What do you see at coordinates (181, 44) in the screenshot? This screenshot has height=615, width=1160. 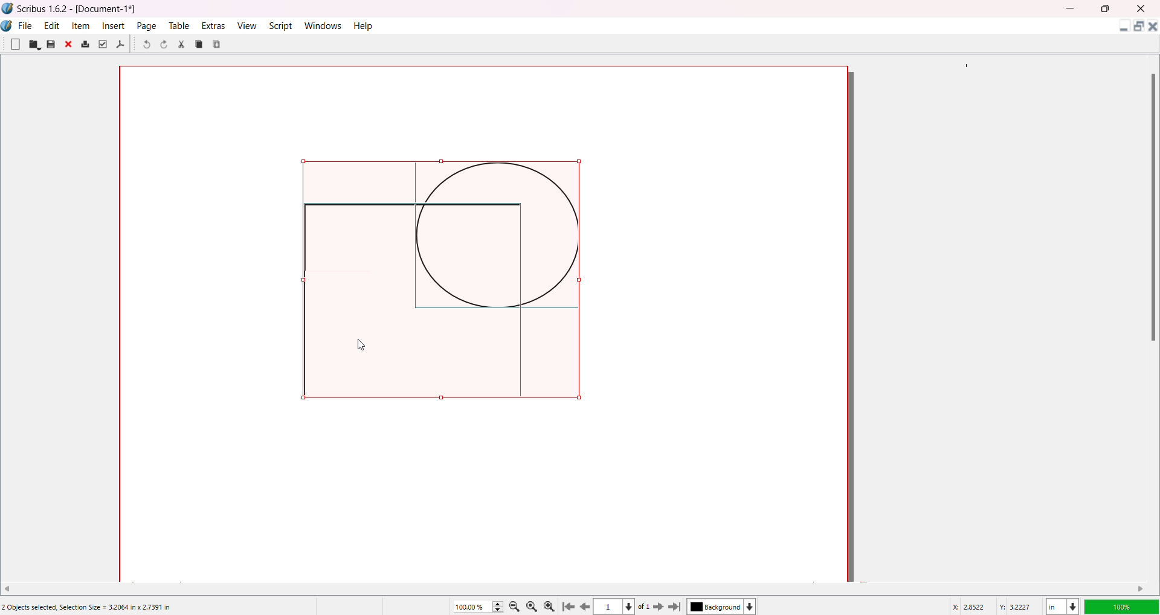 I see `Cut` at bounding box center [181, 44].